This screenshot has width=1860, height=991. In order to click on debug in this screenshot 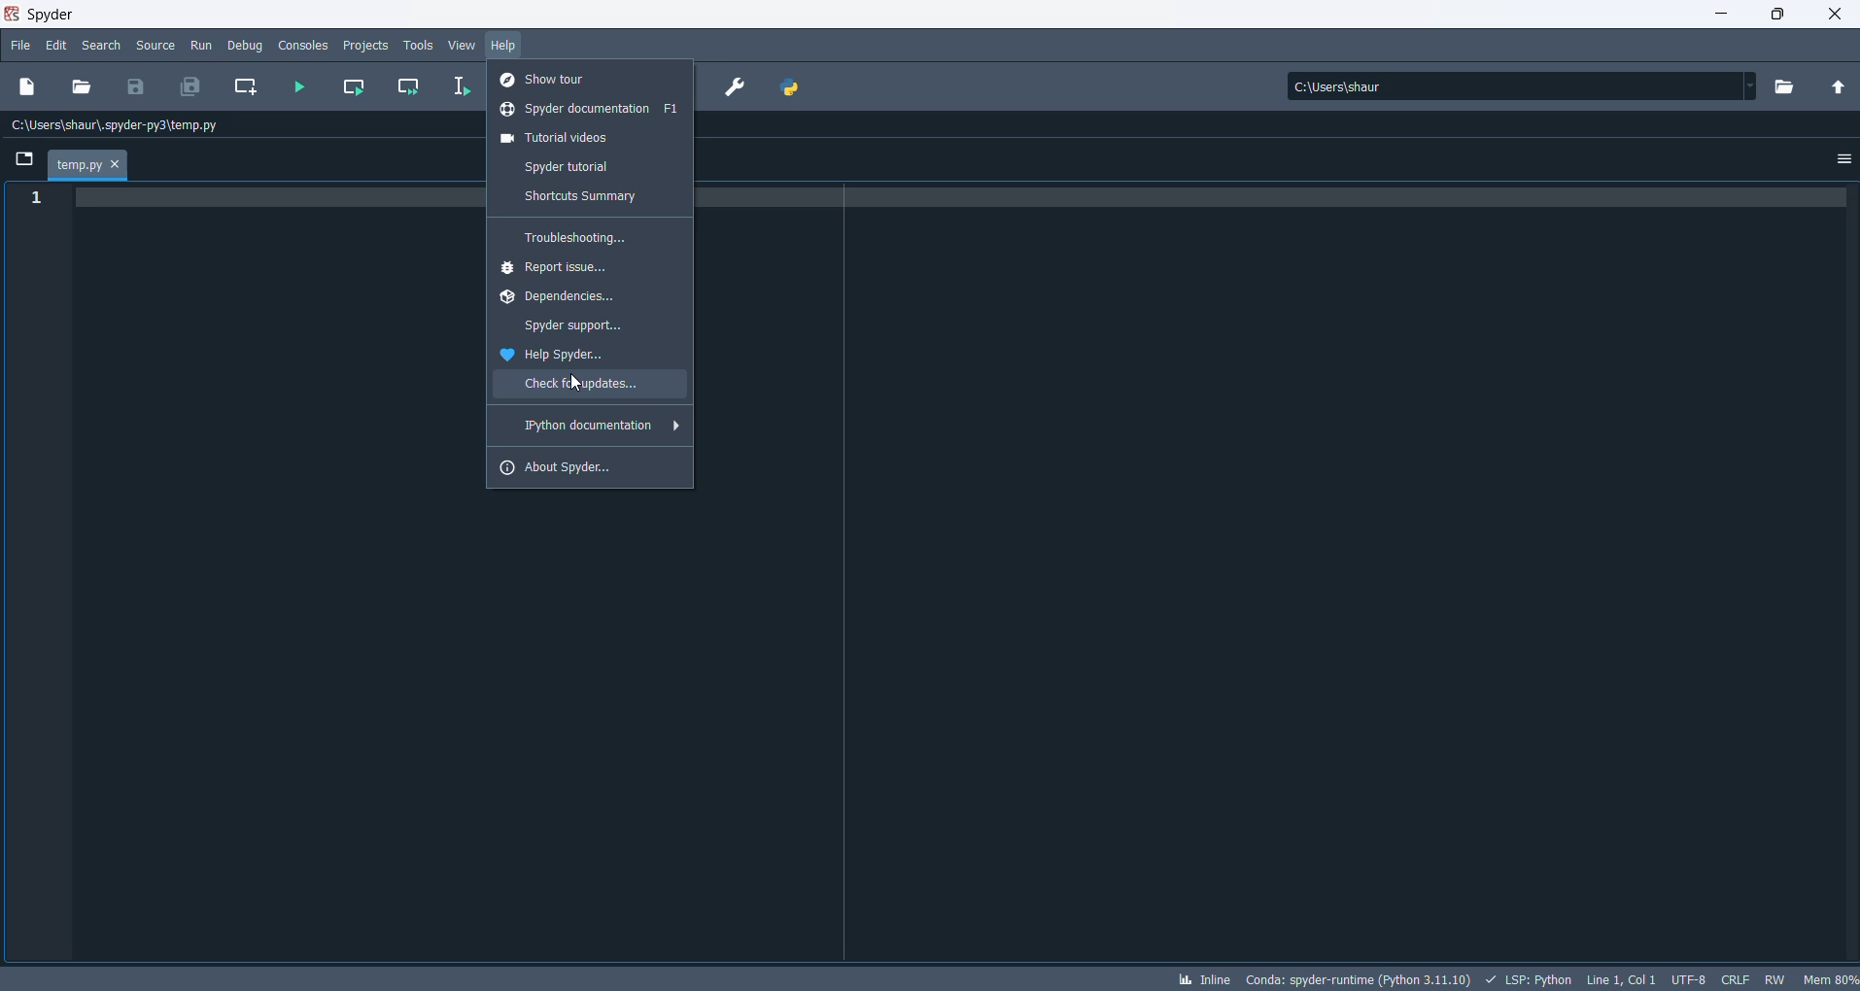, I will do `click(246, 46)`.